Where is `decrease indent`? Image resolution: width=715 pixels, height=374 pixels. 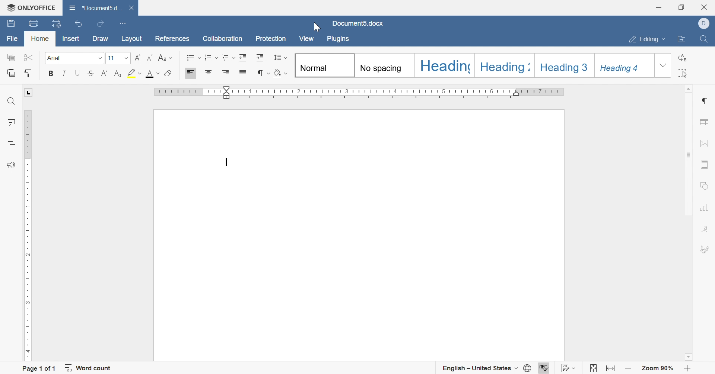 decrease indent is located at coordinates (244, 57).